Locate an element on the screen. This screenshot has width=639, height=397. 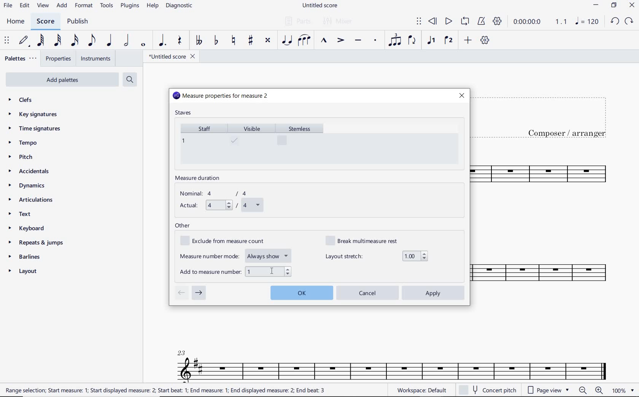
LOOP PLAYBACK is located at coordinates (465, 22).